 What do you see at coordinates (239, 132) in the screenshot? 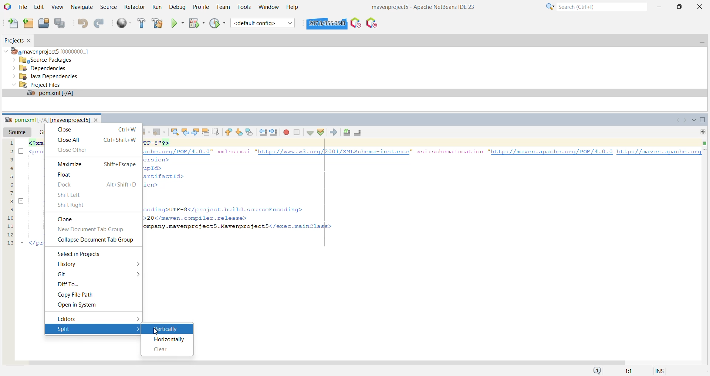
I see `Next Bookmark` at bounding box center [239, 132].